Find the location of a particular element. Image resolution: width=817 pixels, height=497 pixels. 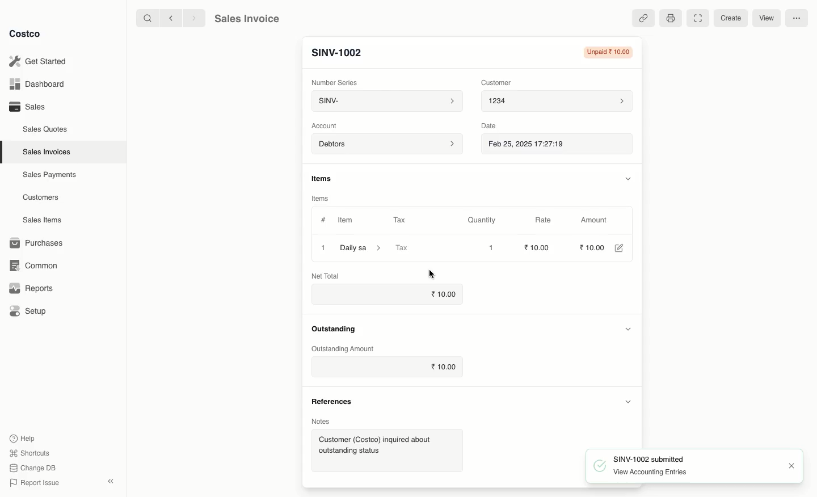

Date is located at coordinates (491, 127).